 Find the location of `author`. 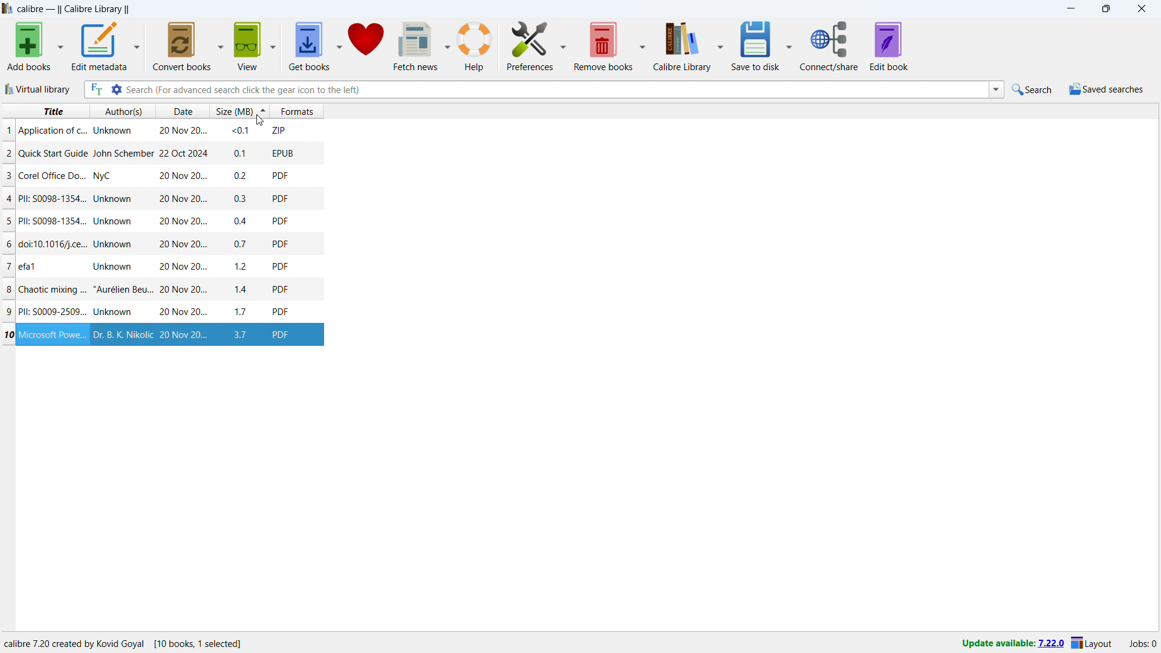

author is located at coordinates (114, 221).